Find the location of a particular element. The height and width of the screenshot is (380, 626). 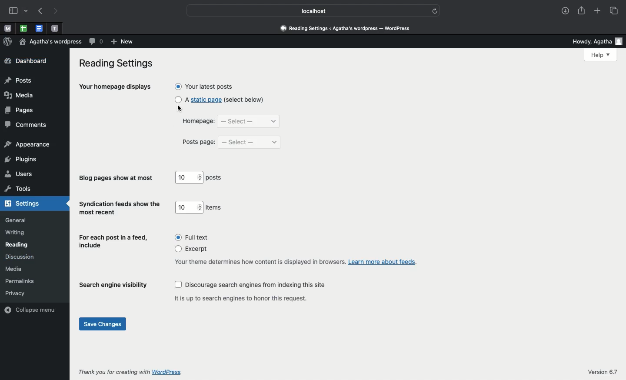

Discourage search engines from indexing this site is located at coordinates (251, 285).